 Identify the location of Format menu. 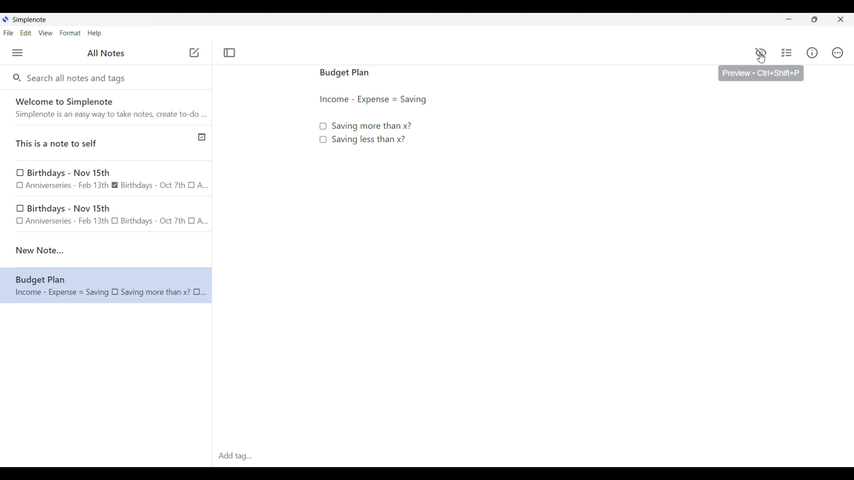
(70, 33).